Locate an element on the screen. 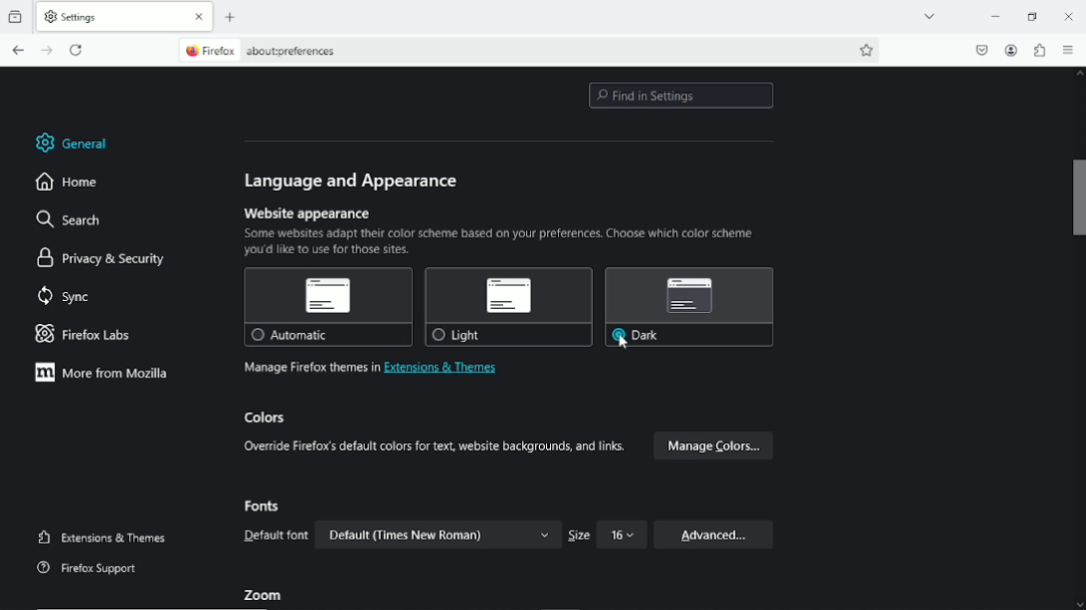 The width and height of the screenshot is (1086, 610). cursor is located at coordinates (622, 341).